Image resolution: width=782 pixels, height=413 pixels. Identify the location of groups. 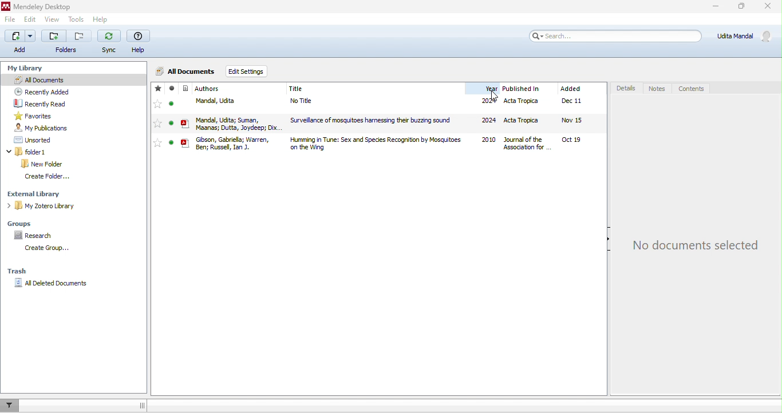
(19, 223).